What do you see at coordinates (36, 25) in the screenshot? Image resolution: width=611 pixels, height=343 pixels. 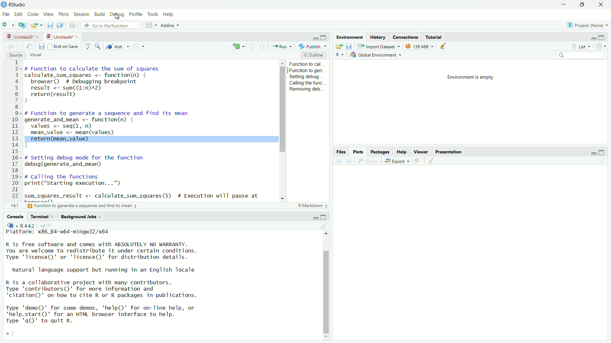 I see `open an existing file` at bounding box center [36, 25].